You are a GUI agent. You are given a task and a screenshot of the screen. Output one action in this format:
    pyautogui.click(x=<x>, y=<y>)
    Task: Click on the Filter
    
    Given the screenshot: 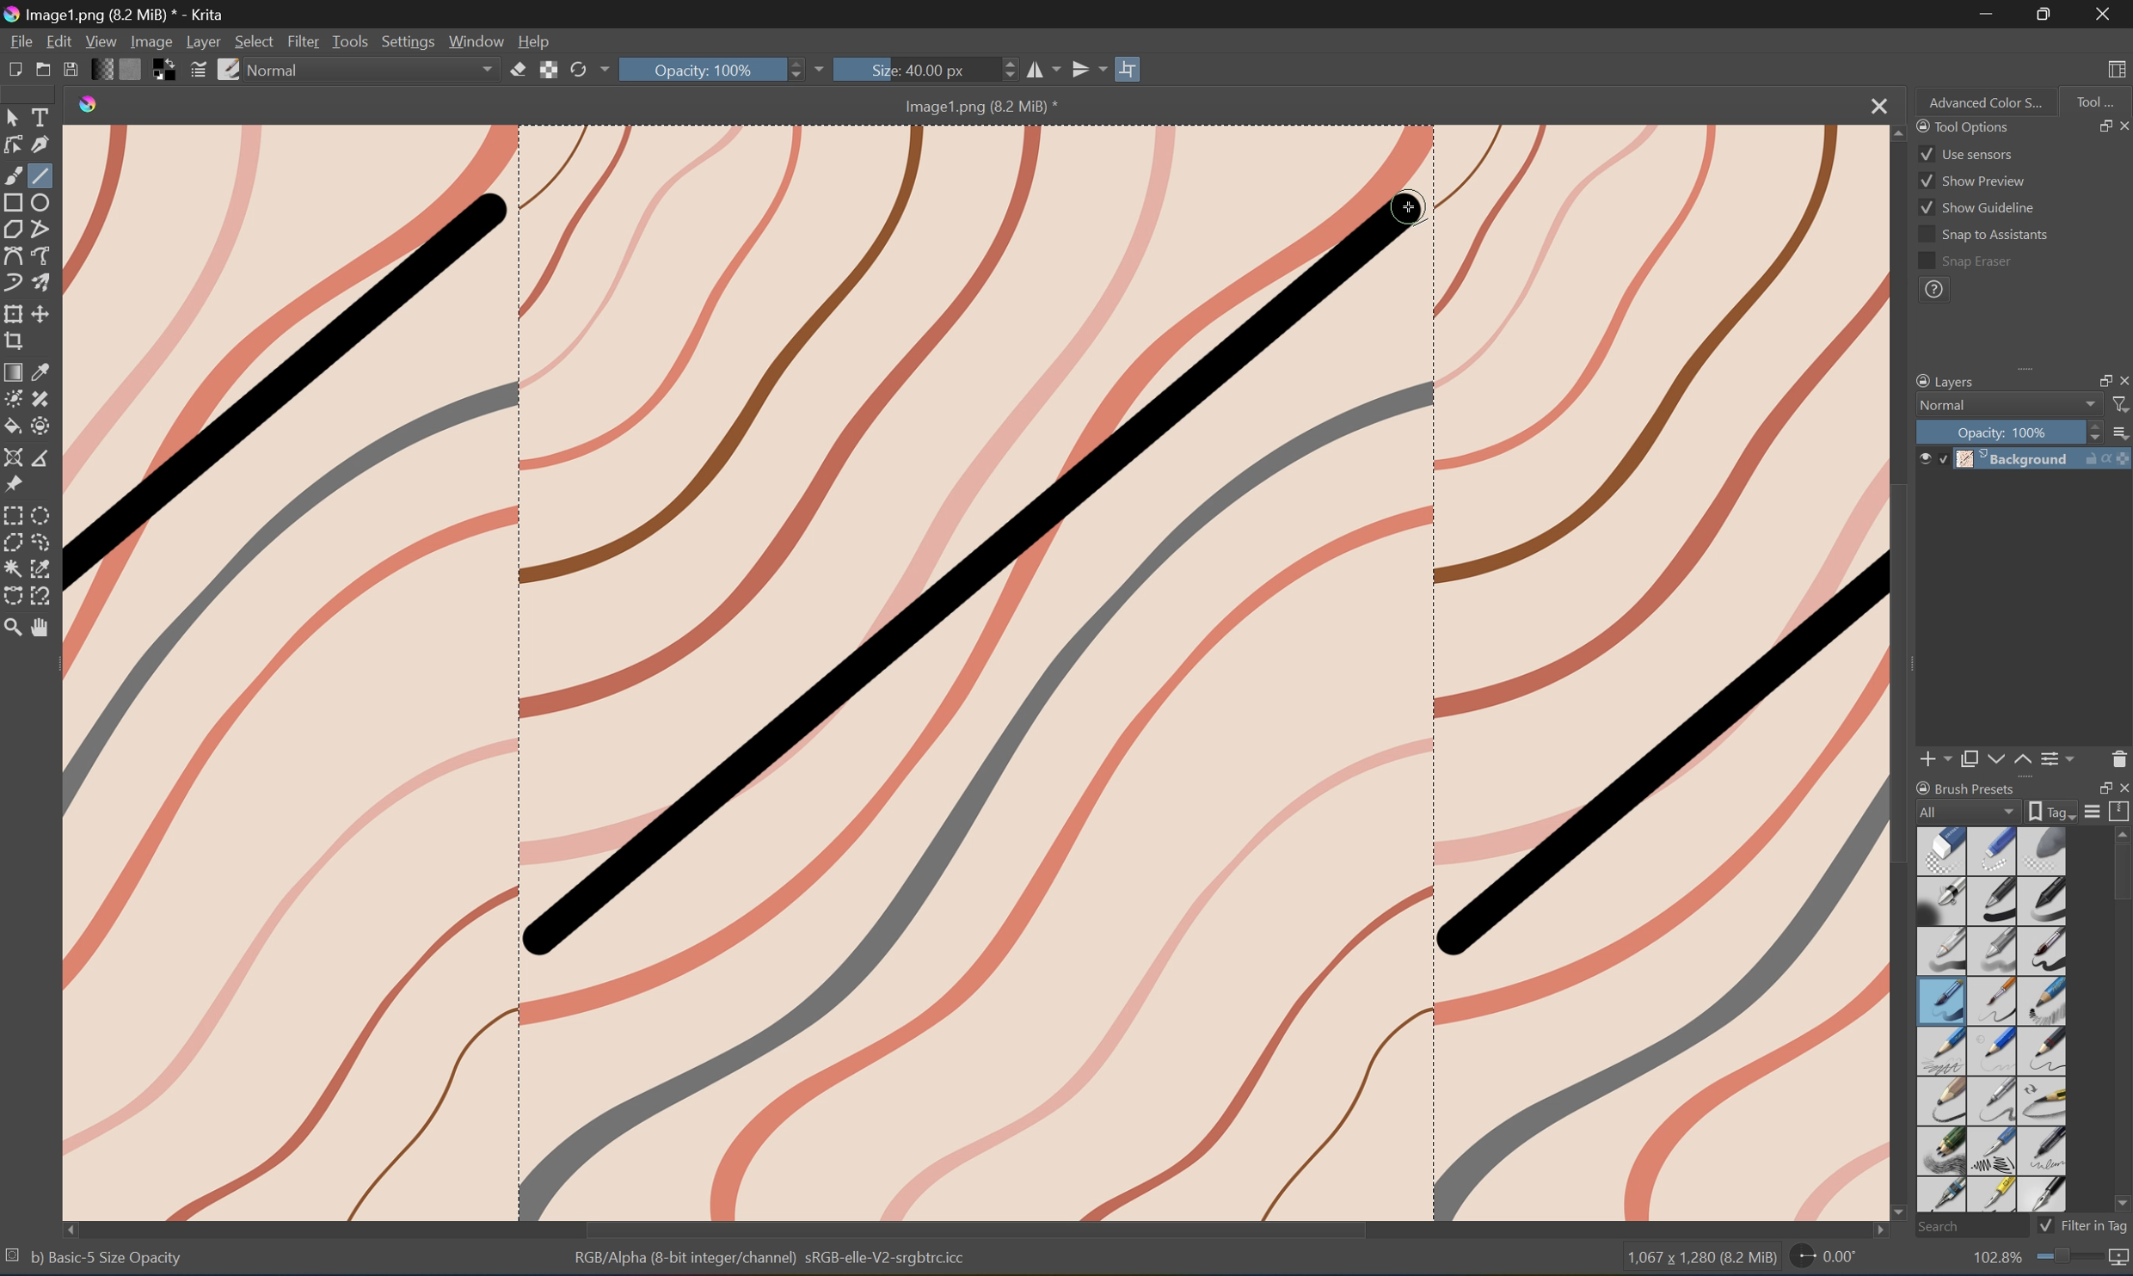 What is the action you would take?
    pyautogui.click(x=304, y=40)
    